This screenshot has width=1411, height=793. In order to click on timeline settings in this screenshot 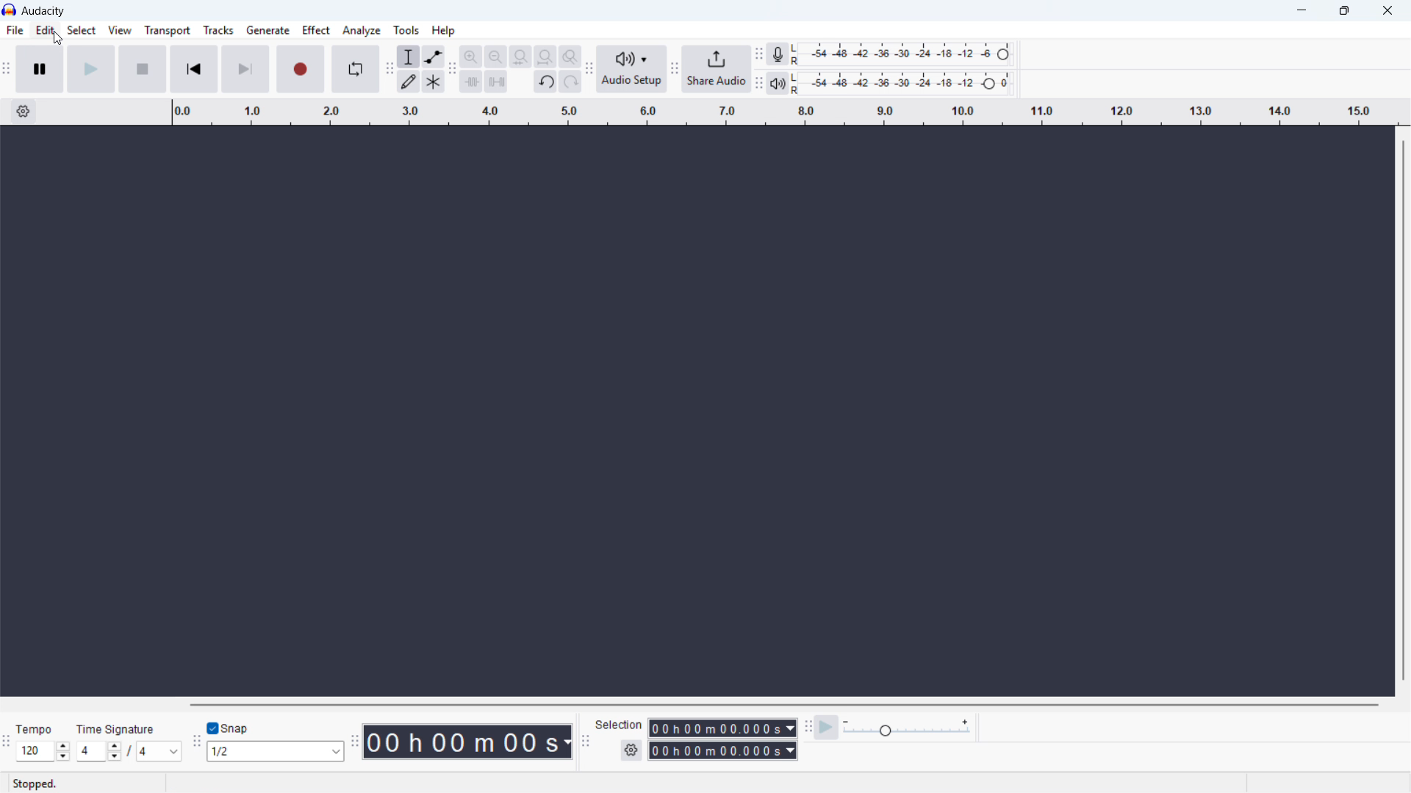, I will do `click(23, 112)`.